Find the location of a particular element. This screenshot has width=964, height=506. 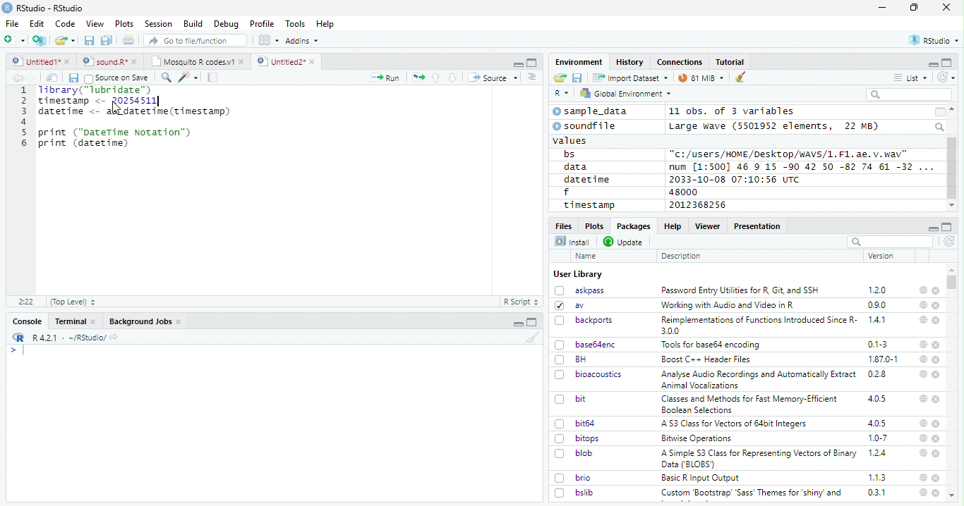

Build is located at coordinates (193, 24).